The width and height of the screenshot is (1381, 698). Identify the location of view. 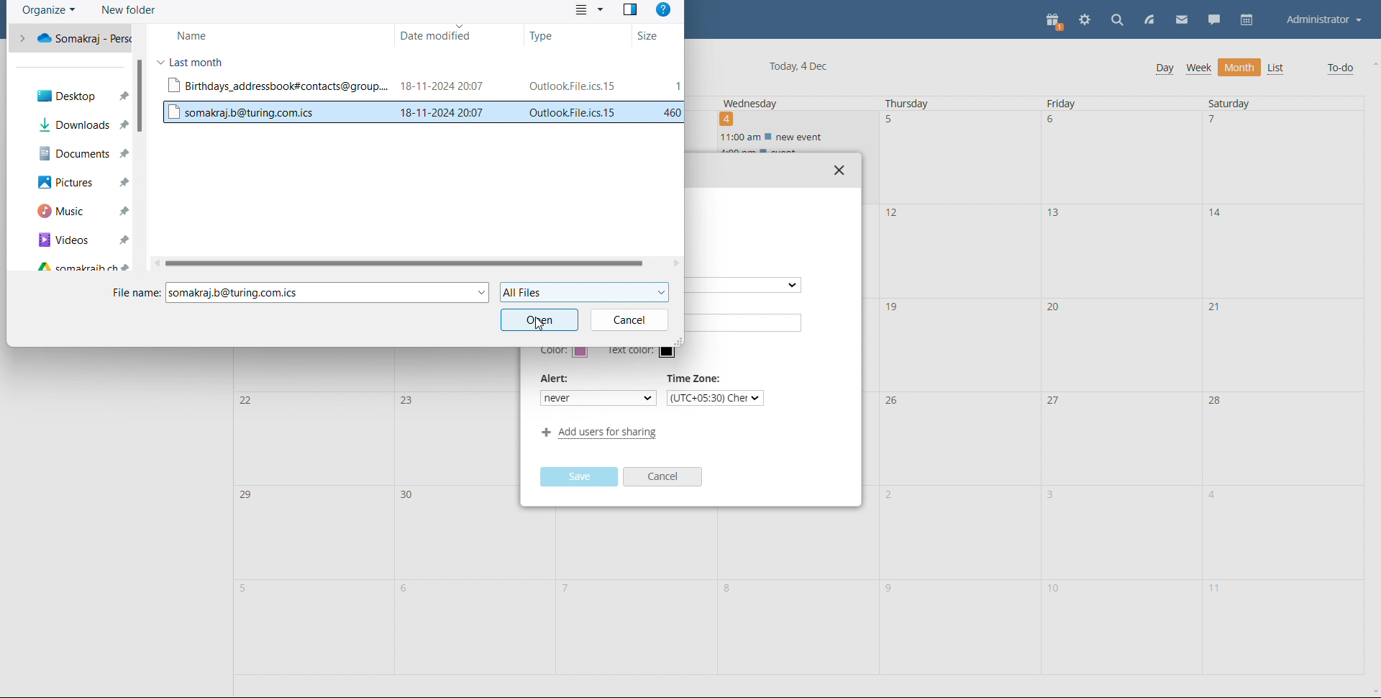
(588, 10).